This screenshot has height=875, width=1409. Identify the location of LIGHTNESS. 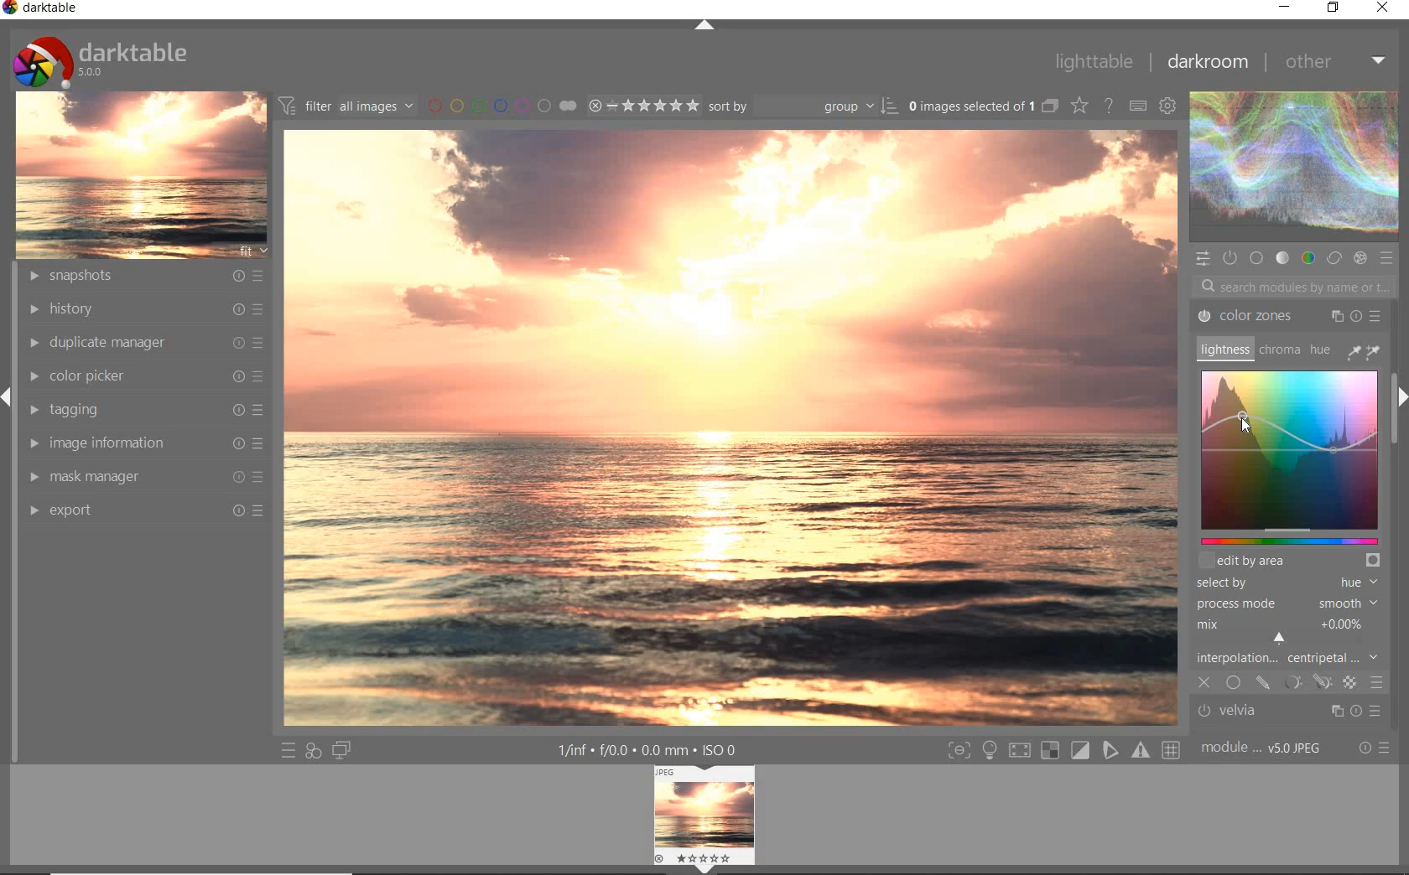
(1223, 349).